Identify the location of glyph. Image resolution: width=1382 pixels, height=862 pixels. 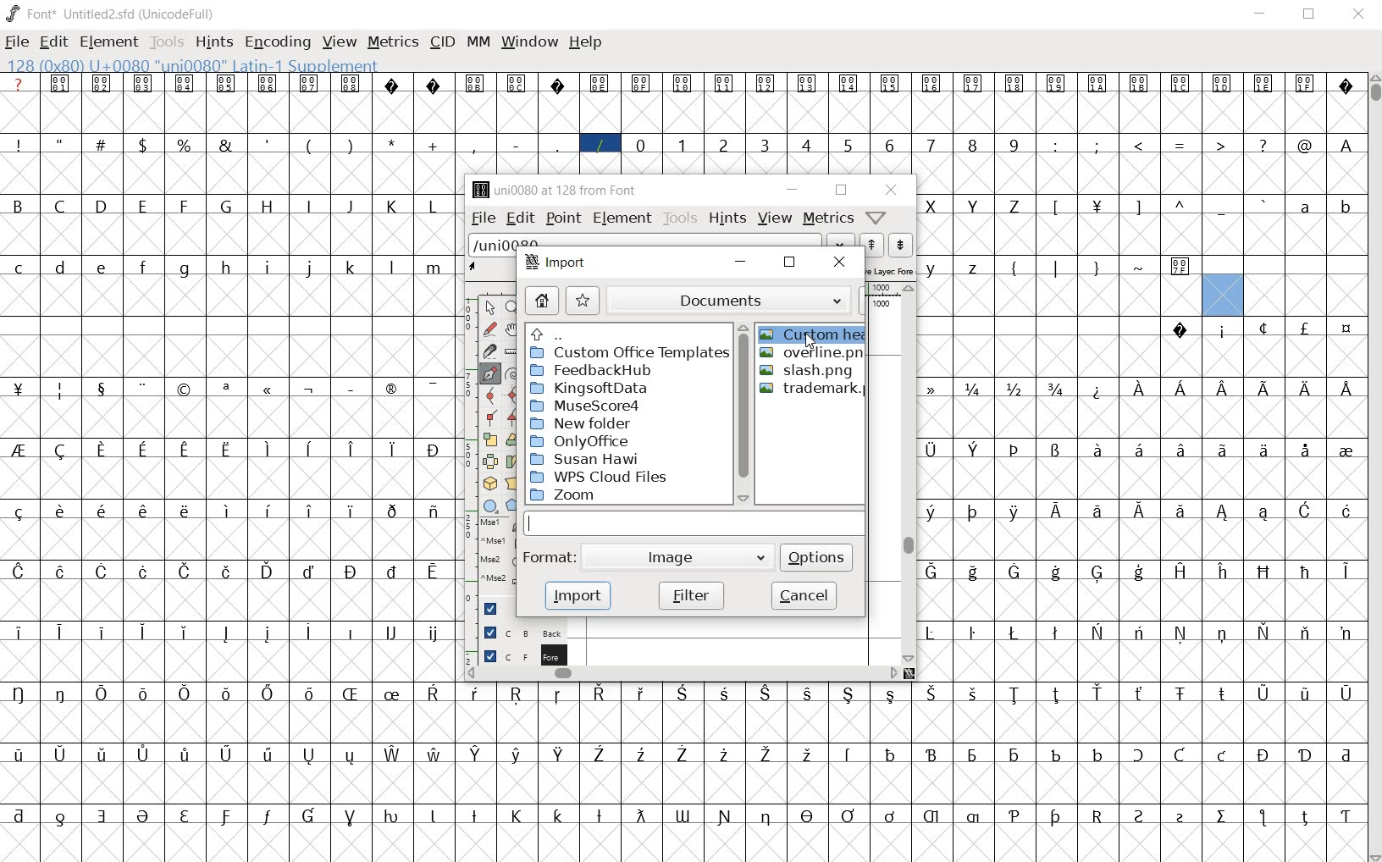
(59, 268).